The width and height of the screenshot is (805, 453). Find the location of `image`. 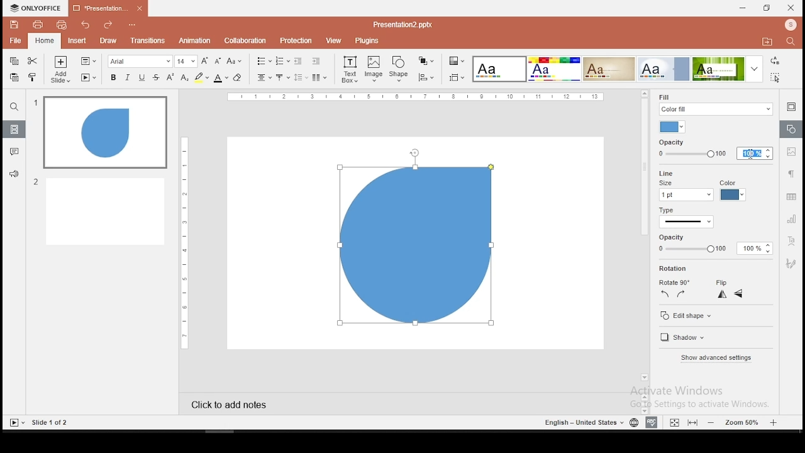

image is located at coordinates (374, 69).